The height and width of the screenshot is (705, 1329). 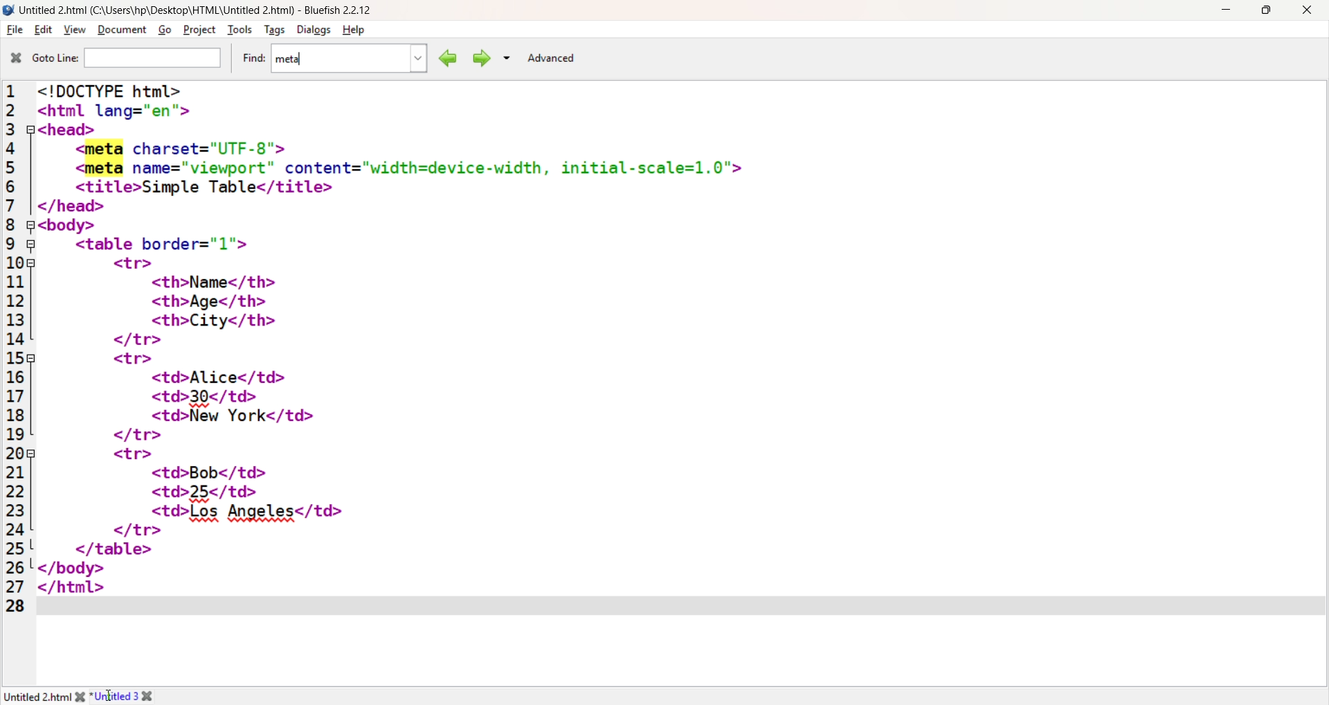 I want to click on <!DOCTYPE html><html lang="en"><head>, so click(x=150, y=109).